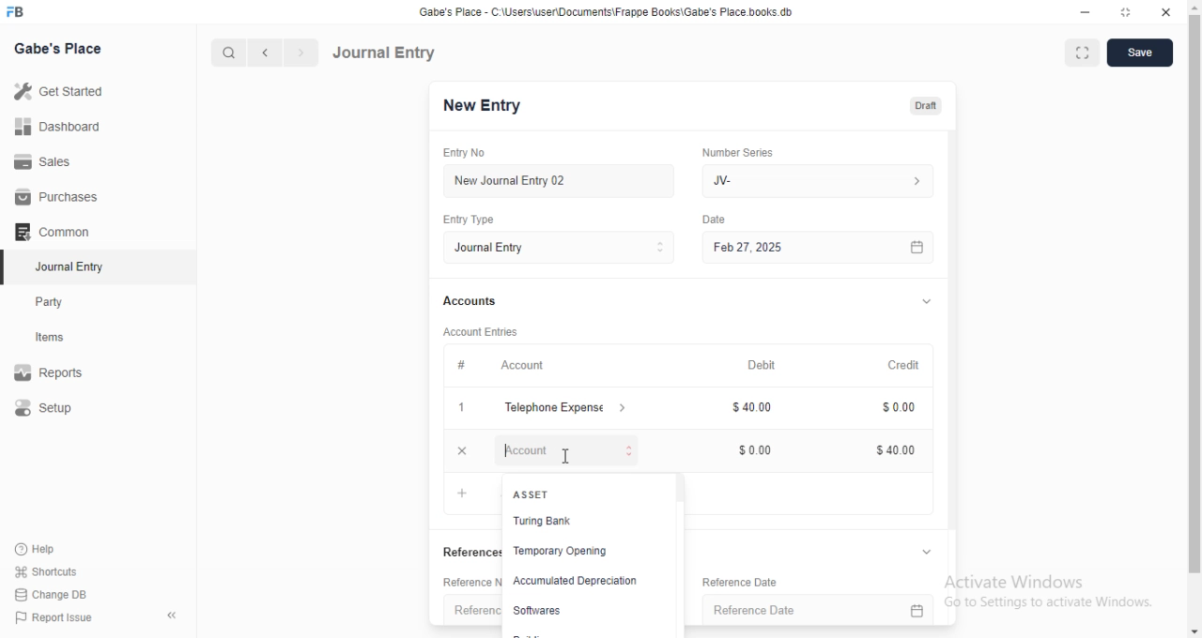  I want to click on FB, so click(18, 10).